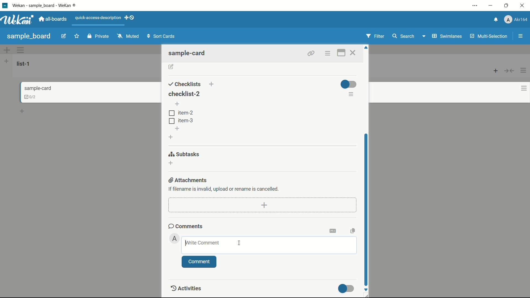 The image size is (530, 298). Describe the element at coordinates (354, 53) in the screenshot. I see `close card` at that location.